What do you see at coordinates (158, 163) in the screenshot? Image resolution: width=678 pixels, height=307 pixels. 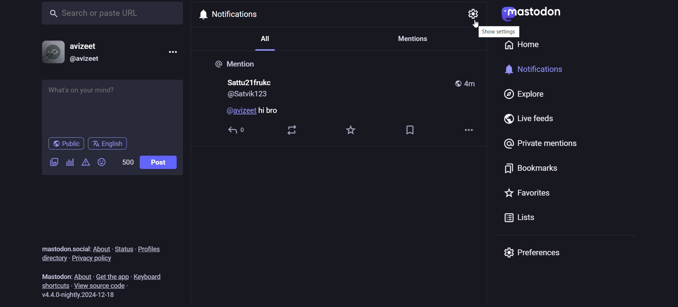 I see `Post` at bounding box center [158, 163].